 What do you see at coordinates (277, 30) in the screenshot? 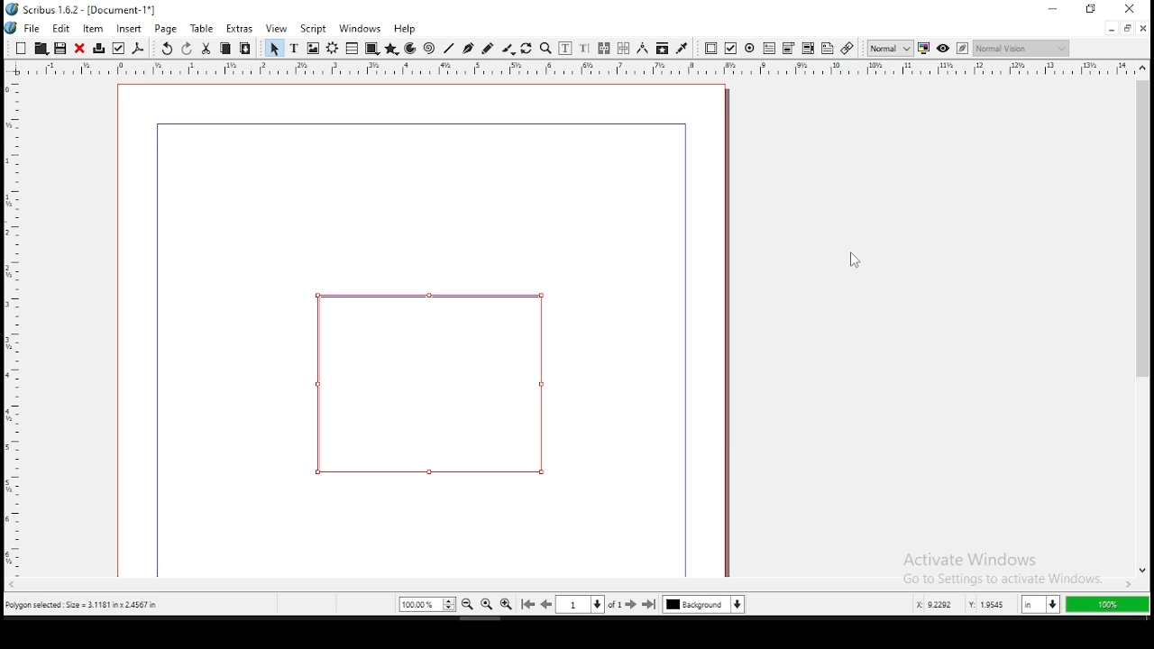
I see `view` at bounding box center [277, 30].